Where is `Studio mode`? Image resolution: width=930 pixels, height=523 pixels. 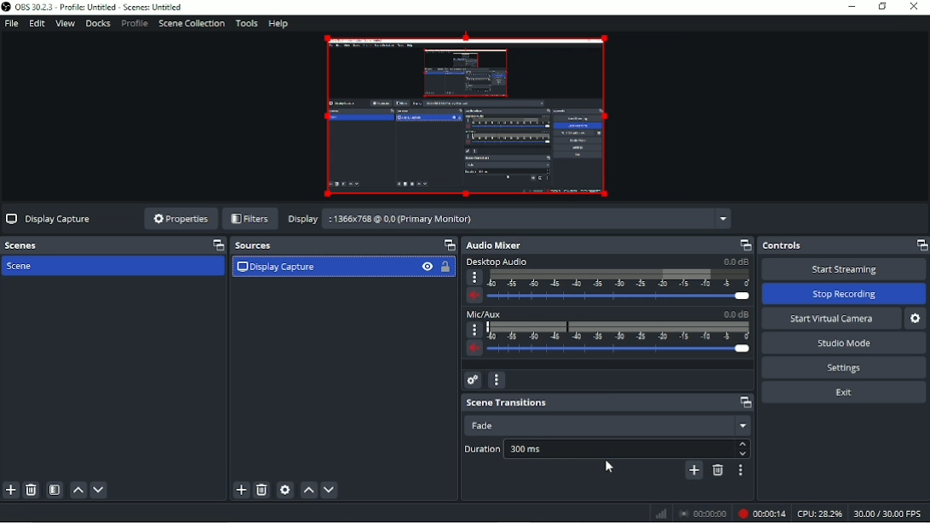
Studio mode is located at coordinates (846, 343).